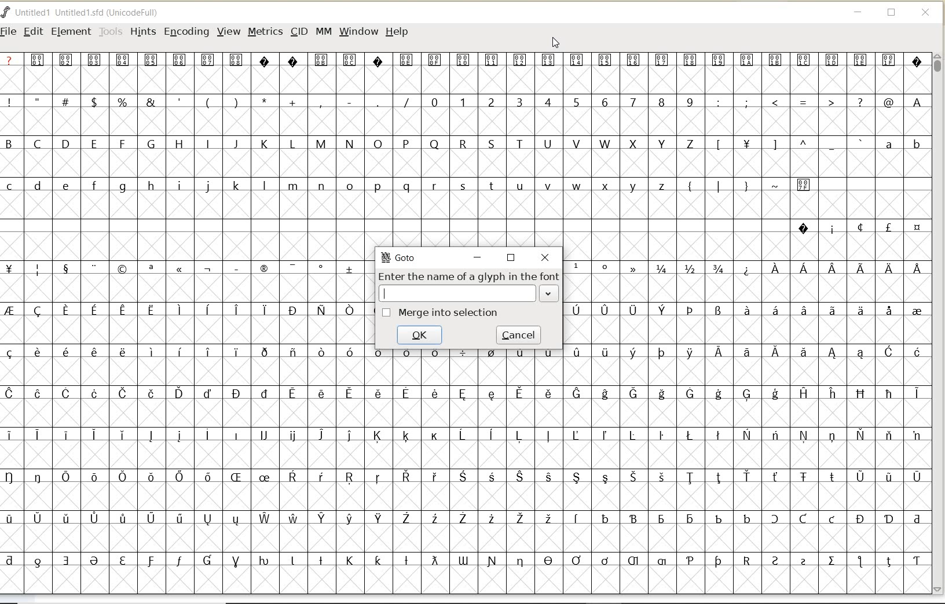 Image resolution: width=945 pixels, height=604 pixels. What do you see at coordinates (358, 31) in the screenshot?
I see `WINDOW` at bounding box center [358, 31].